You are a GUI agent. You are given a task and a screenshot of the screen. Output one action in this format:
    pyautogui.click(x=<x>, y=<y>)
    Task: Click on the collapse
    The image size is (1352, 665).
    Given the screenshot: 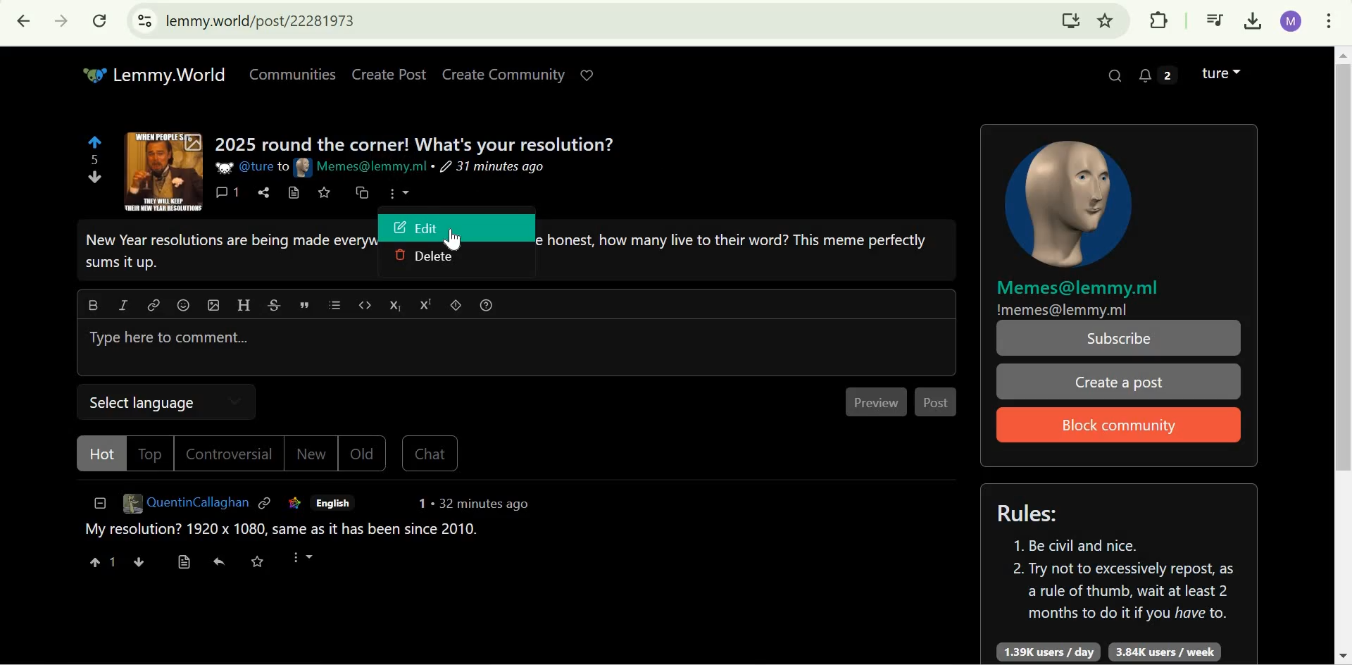 What is the action you would take?
    pyautogui.click(x=101, y=502)
    